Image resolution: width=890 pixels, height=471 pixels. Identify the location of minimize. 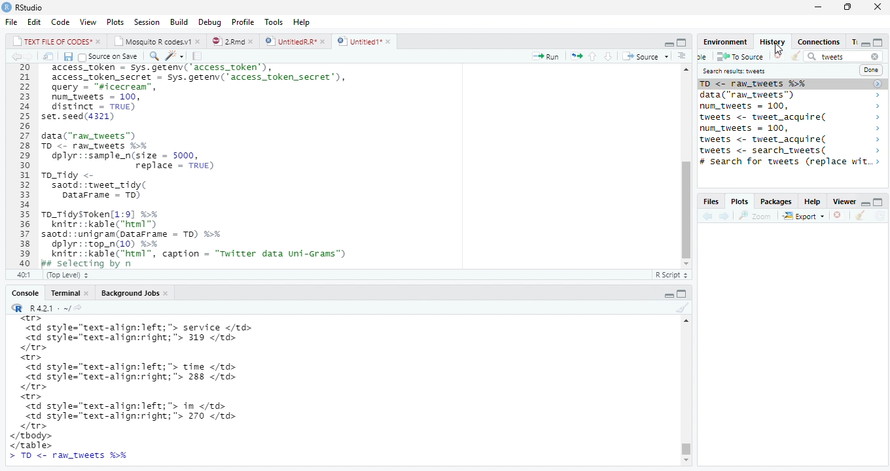
(819, 7).